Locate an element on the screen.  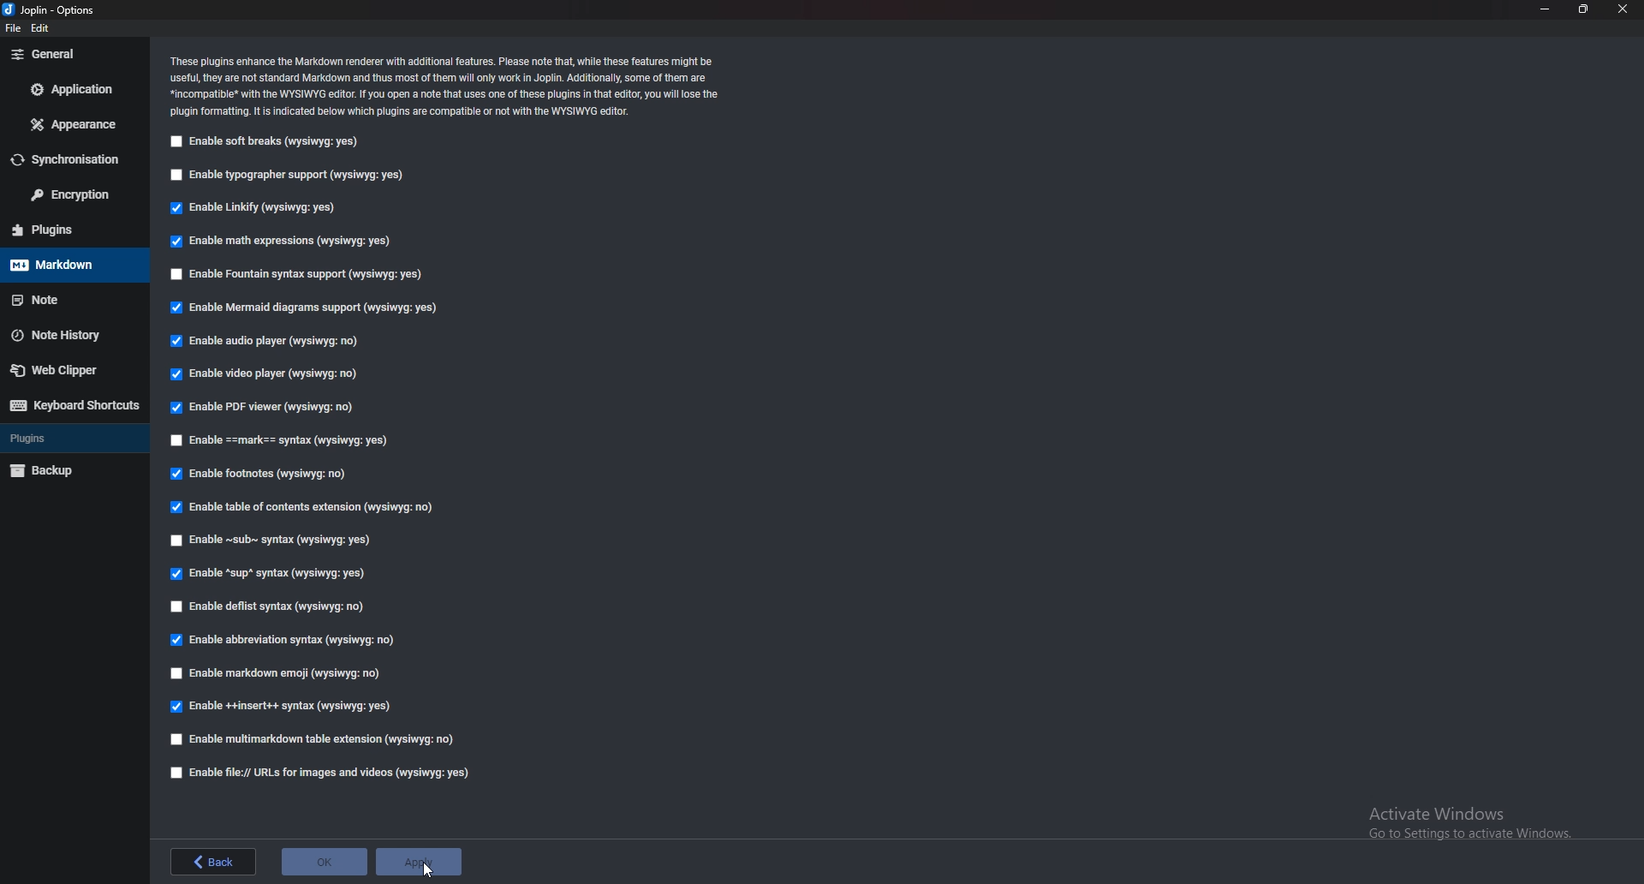
Enable mermaid diagrams support is located at coordinates (302, 308).